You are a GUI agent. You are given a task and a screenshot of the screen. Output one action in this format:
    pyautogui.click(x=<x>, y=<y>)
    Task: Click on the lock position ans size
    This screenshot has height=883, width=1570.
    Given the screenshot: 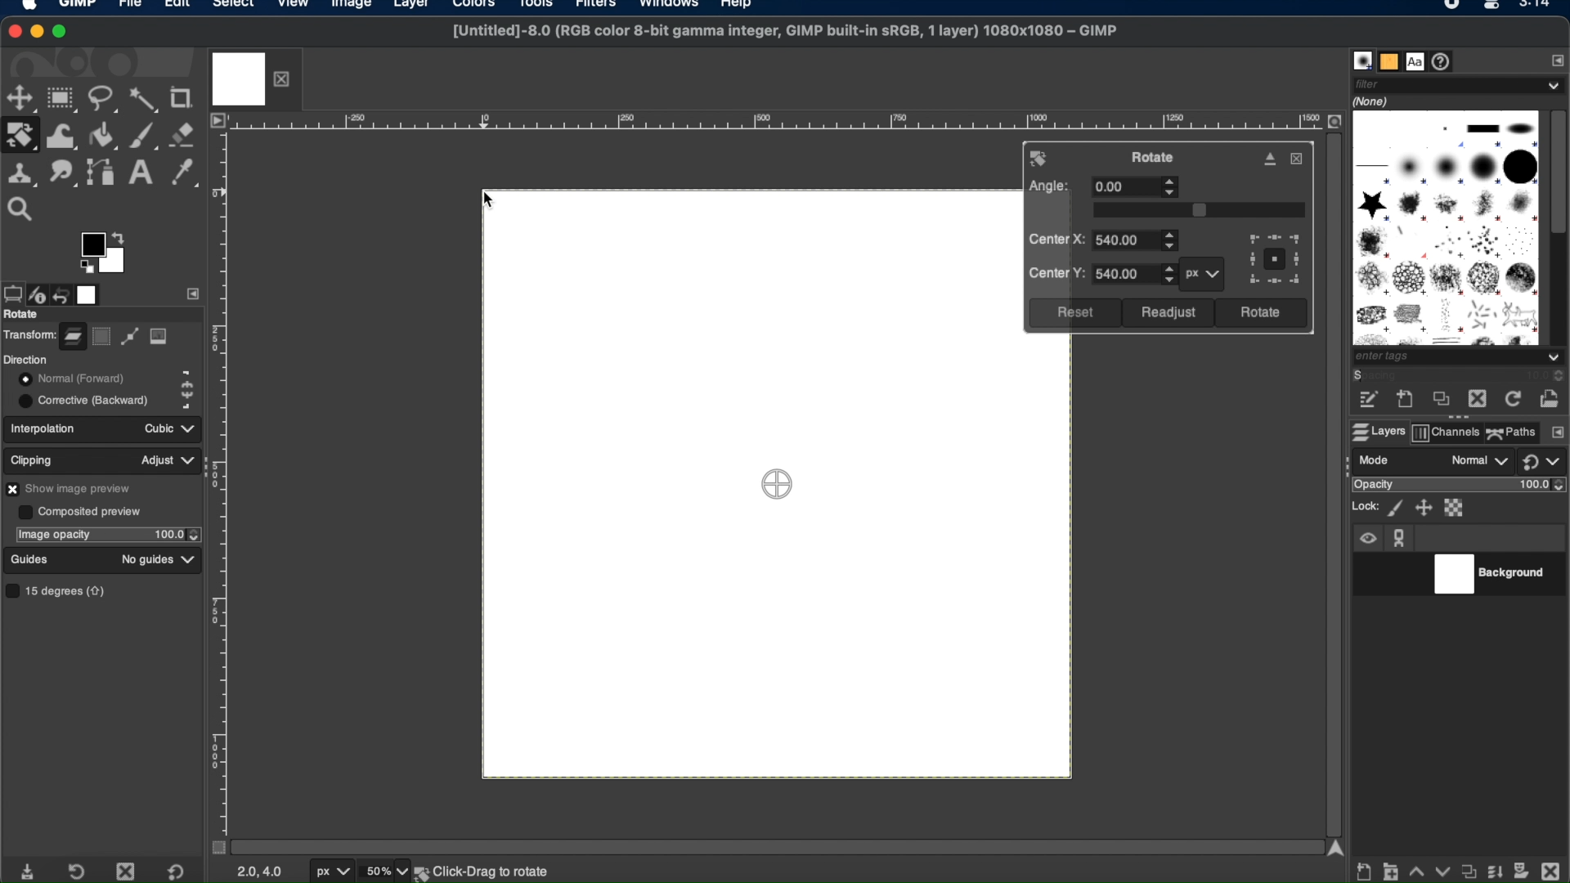 What is the action you would take?
    pyautogui.click(x=1422, y=508)
    